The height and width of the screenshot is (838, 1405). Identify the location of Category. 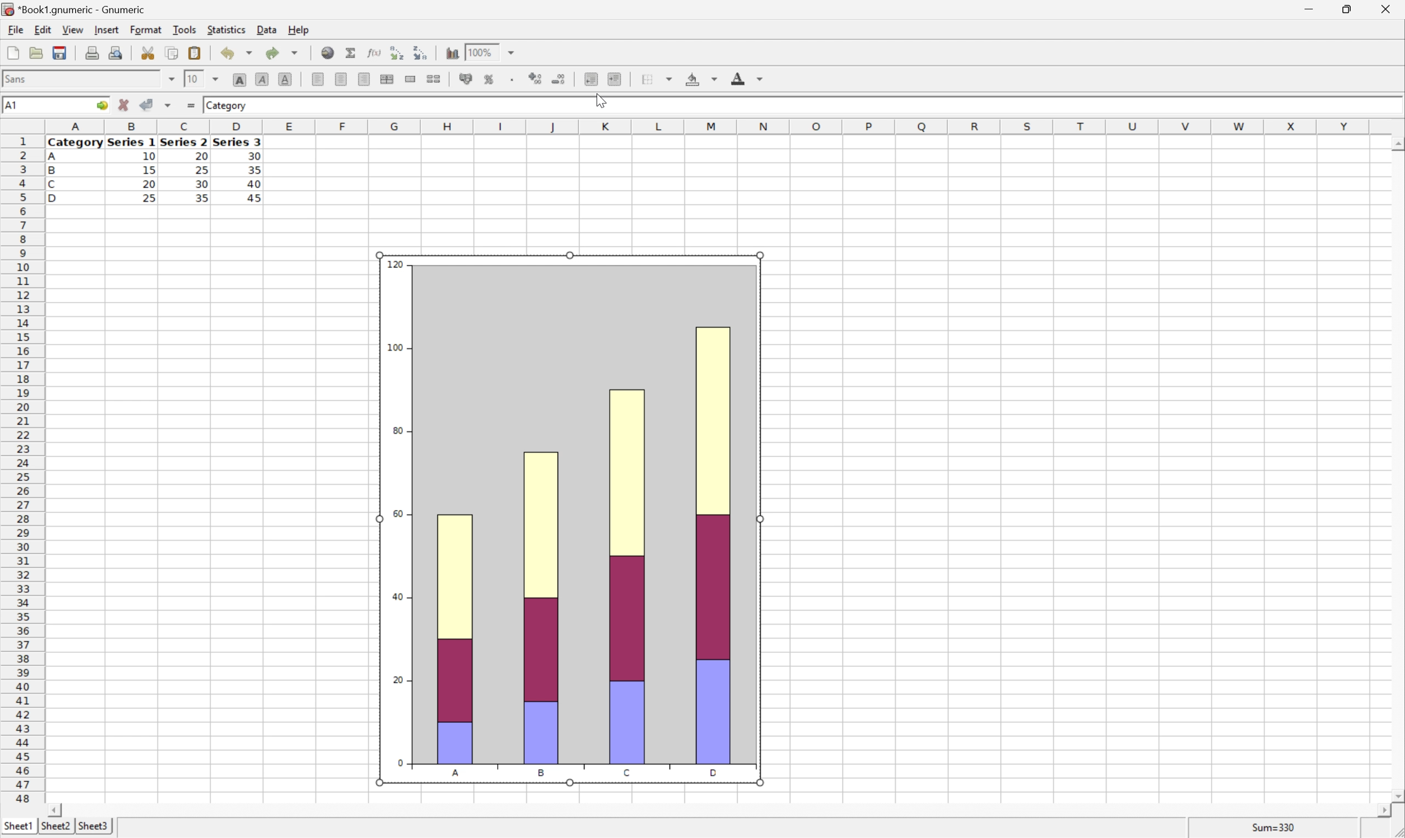
(76, 143).